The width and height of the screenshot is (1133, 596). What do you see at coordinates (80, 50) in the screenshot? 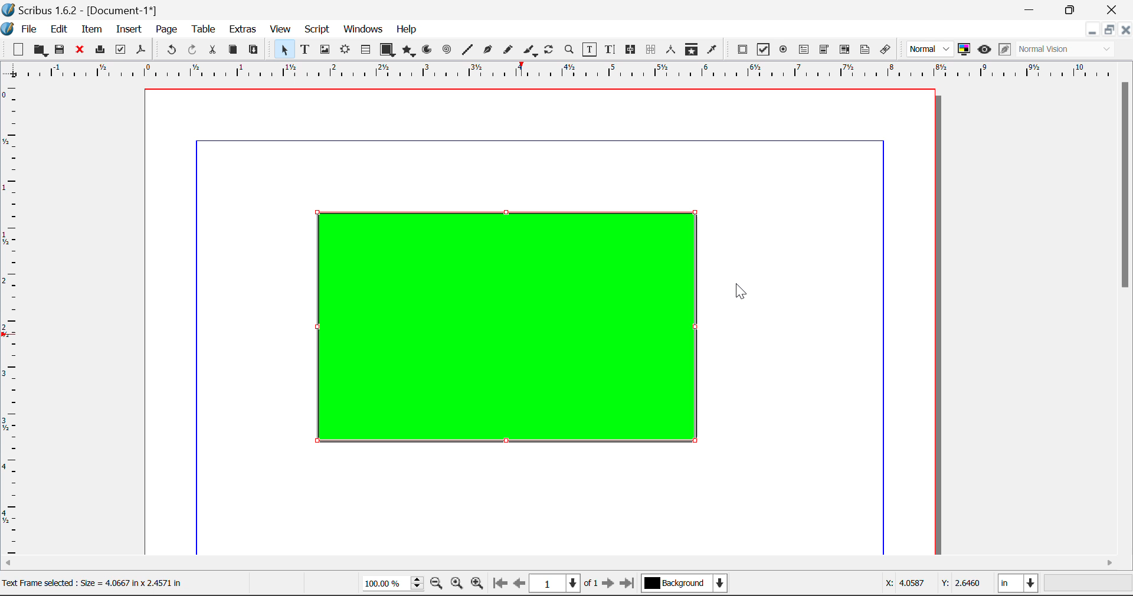
I see `Discard` at bounding box center [80, 50].